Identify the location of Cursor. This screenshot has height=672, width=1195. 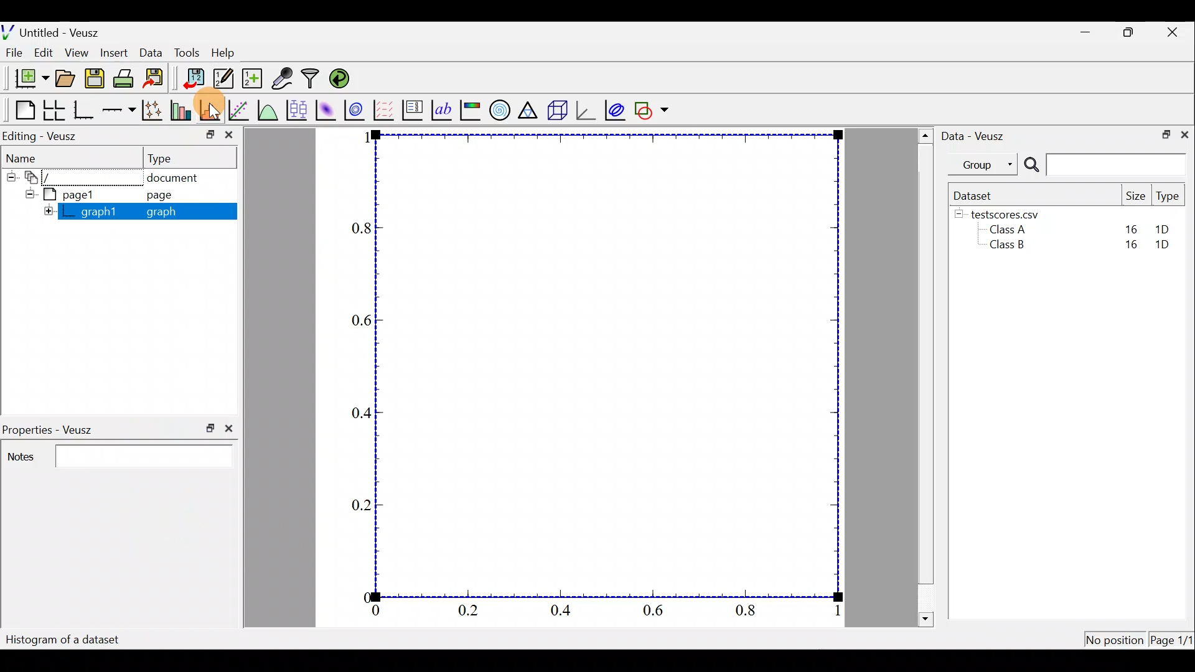
(217, 110).